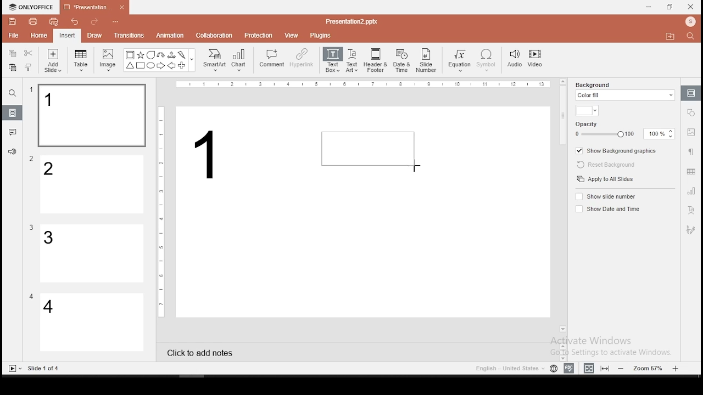 The width and height of the screenshot is (703, 395). I want to click on draw, so click(95, 35).